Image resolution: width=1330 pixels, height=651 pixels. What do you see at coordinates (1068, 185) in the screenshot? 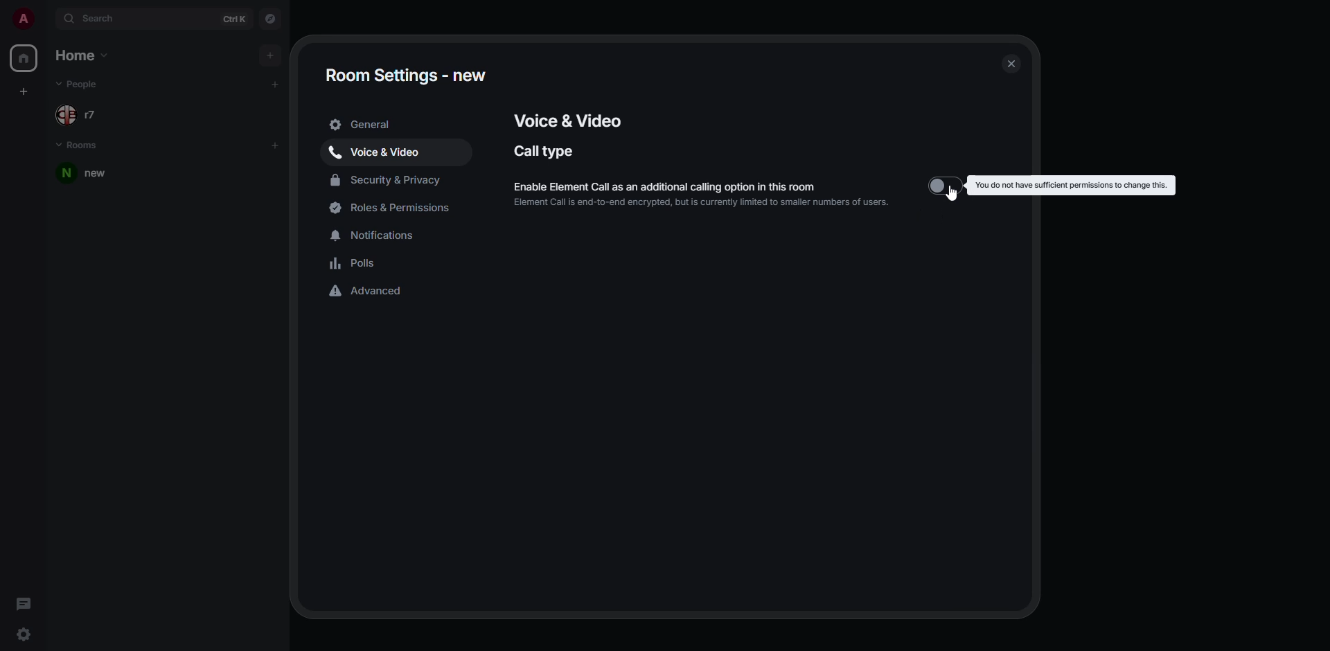
I see `you do not have permission to change this` at bounding box center [1068, 185].